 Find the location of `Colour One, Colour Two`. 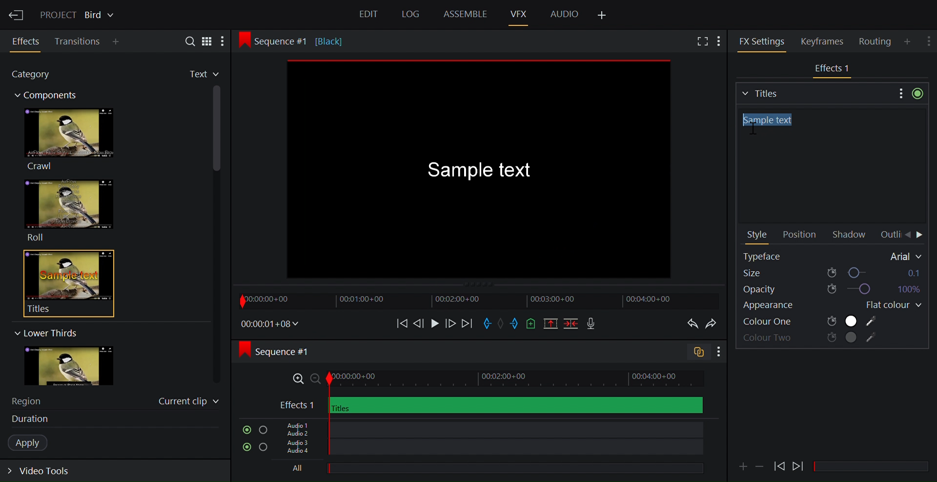

Colour One, Colour Two is located at coordinates (811, 321).